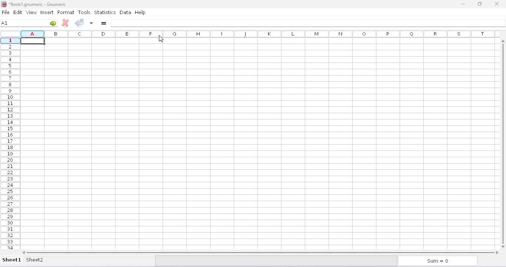  I want to click on go to, so click(53, 23).